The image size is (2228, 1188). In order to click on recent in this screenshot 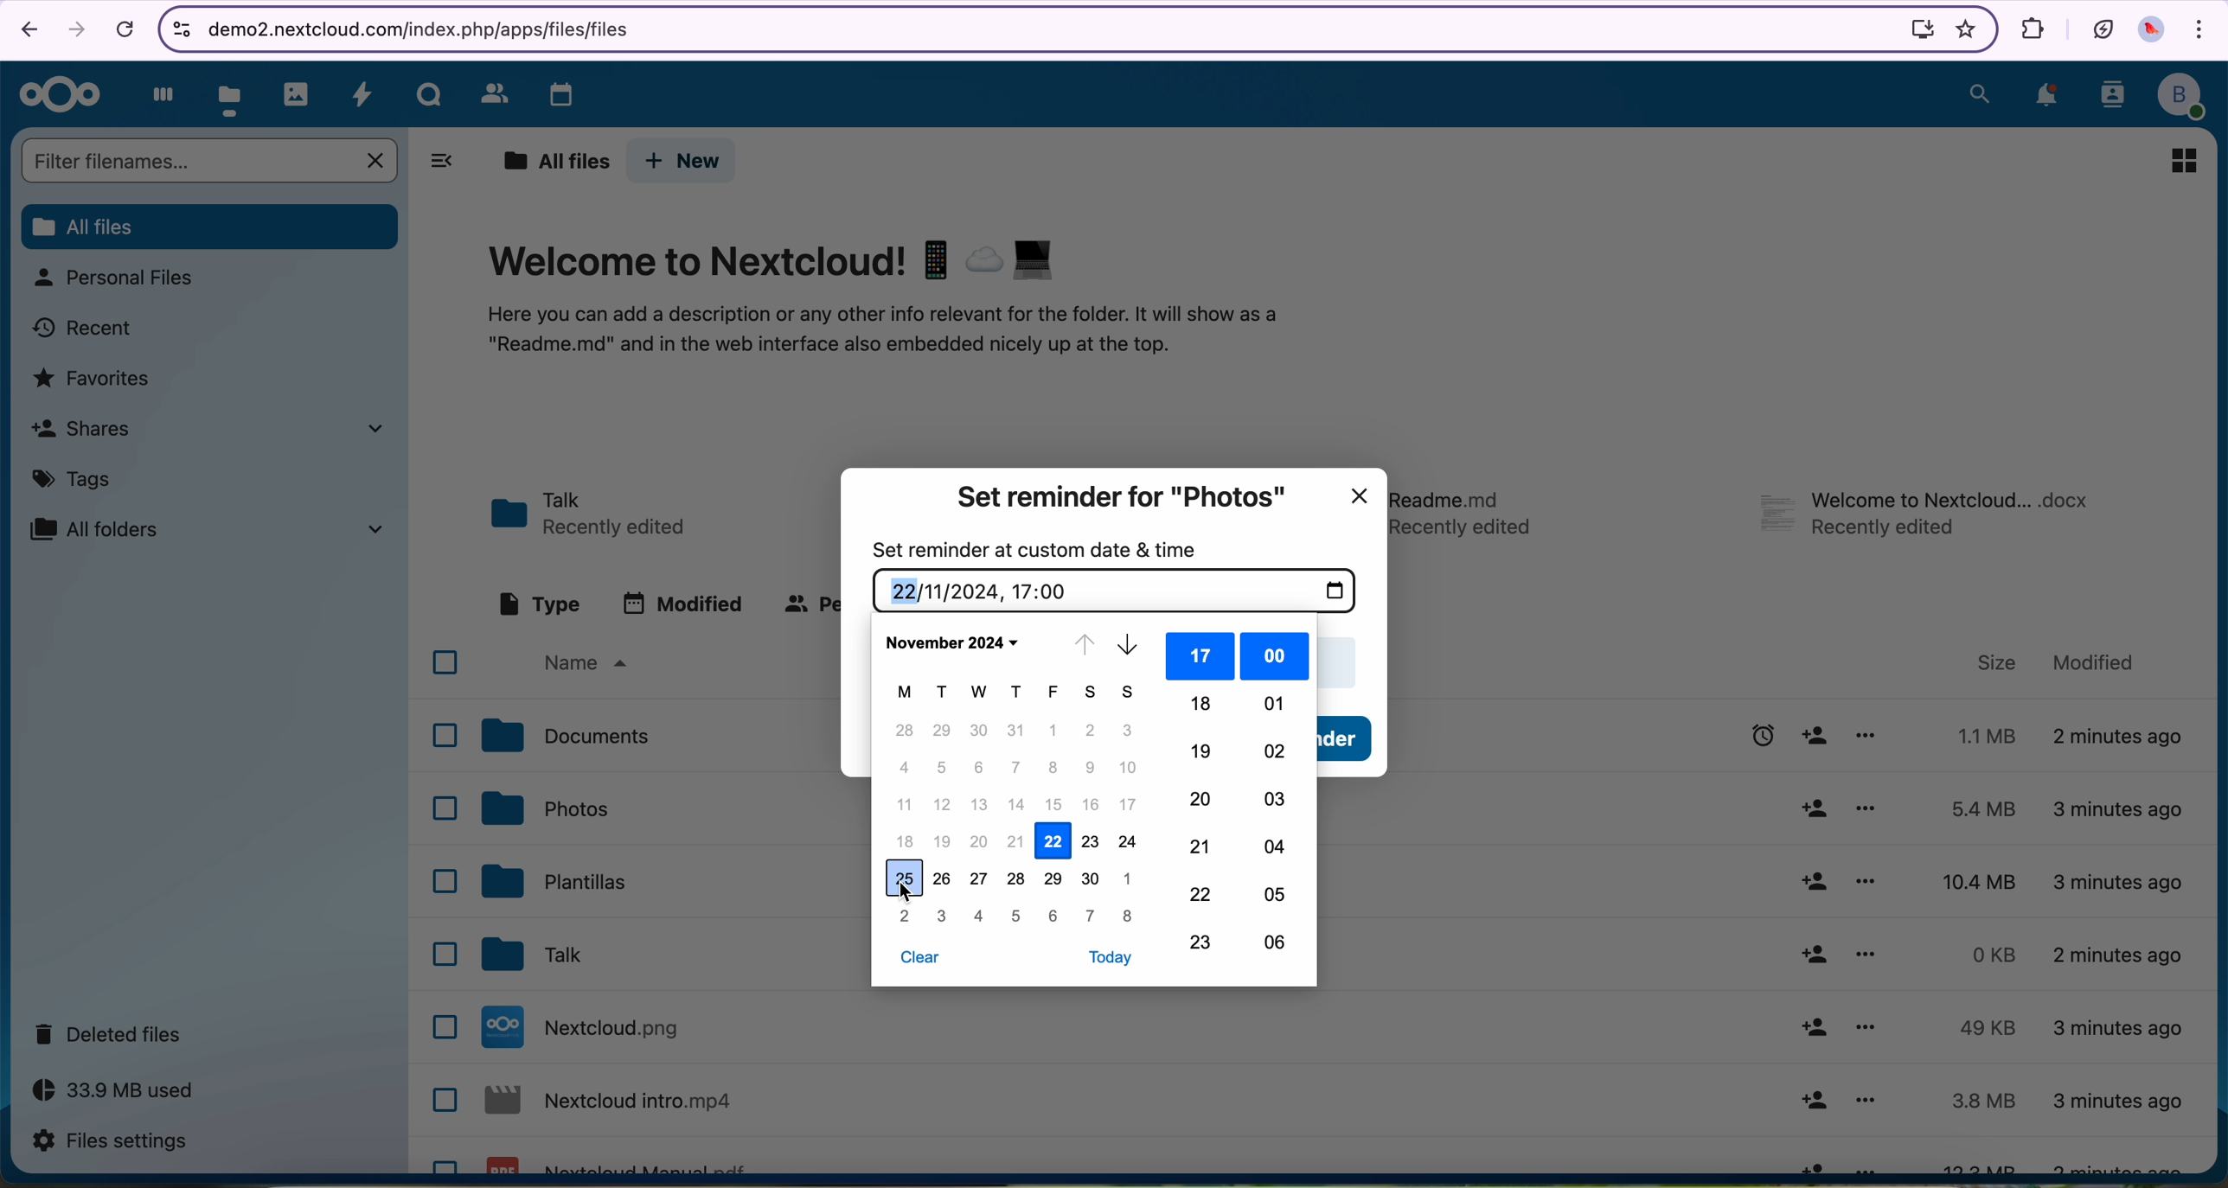, I will do `click(87, 328)`.